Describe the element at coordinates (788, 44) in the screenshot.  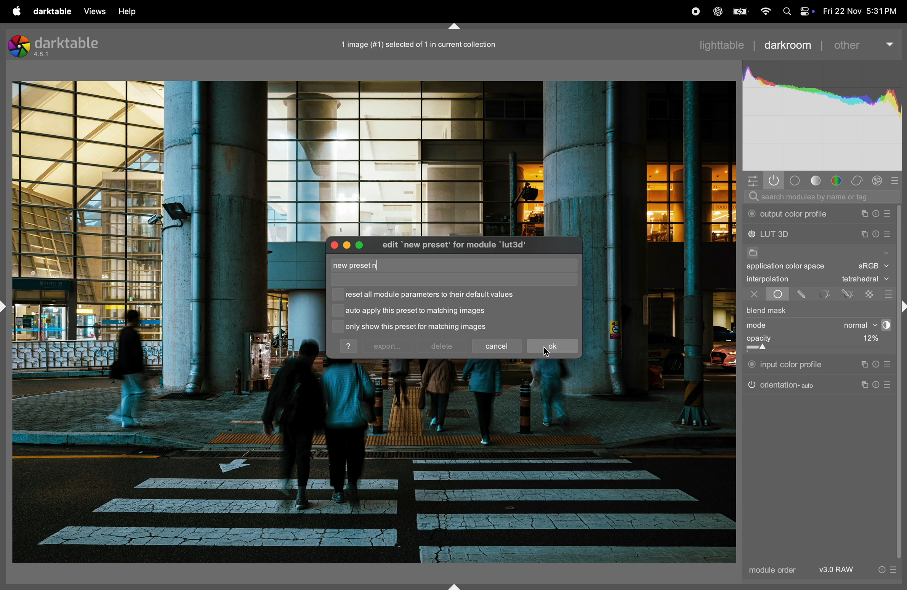
I see `darkroom` at that location.